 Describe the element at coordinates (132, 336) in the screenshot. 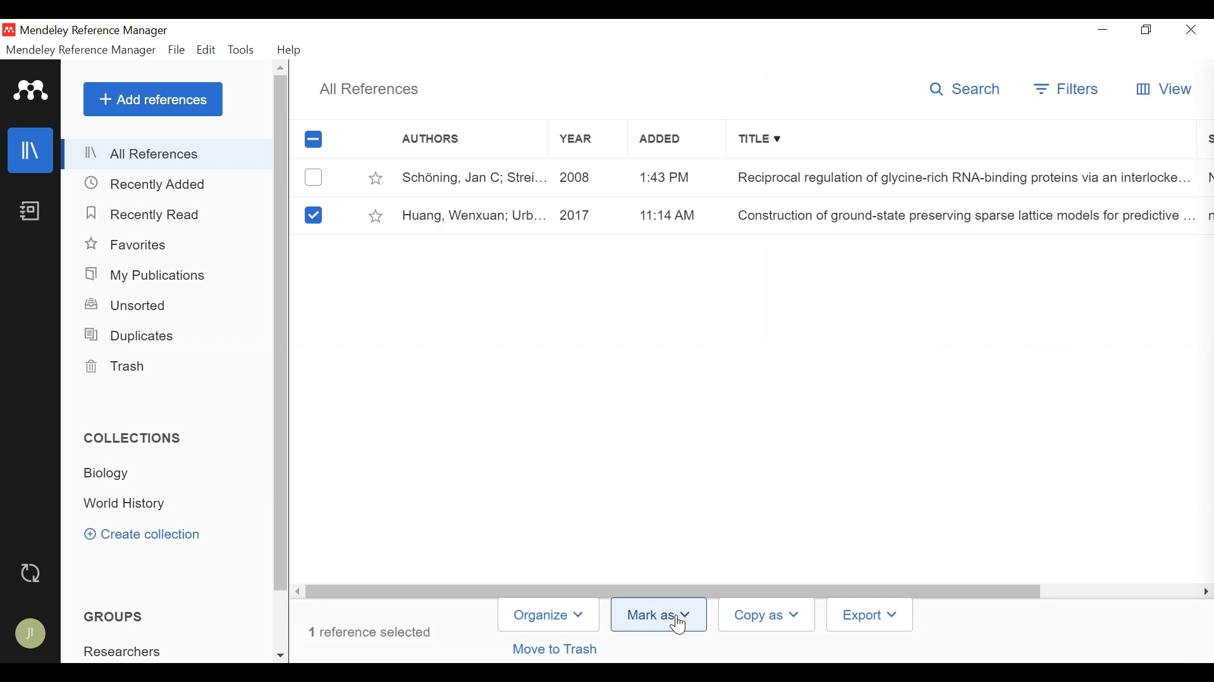

I see `Duplicates` at that location.